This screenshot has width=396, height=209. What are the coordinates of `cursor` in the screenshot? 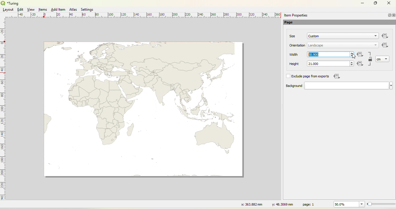 It's located at (353, 56).